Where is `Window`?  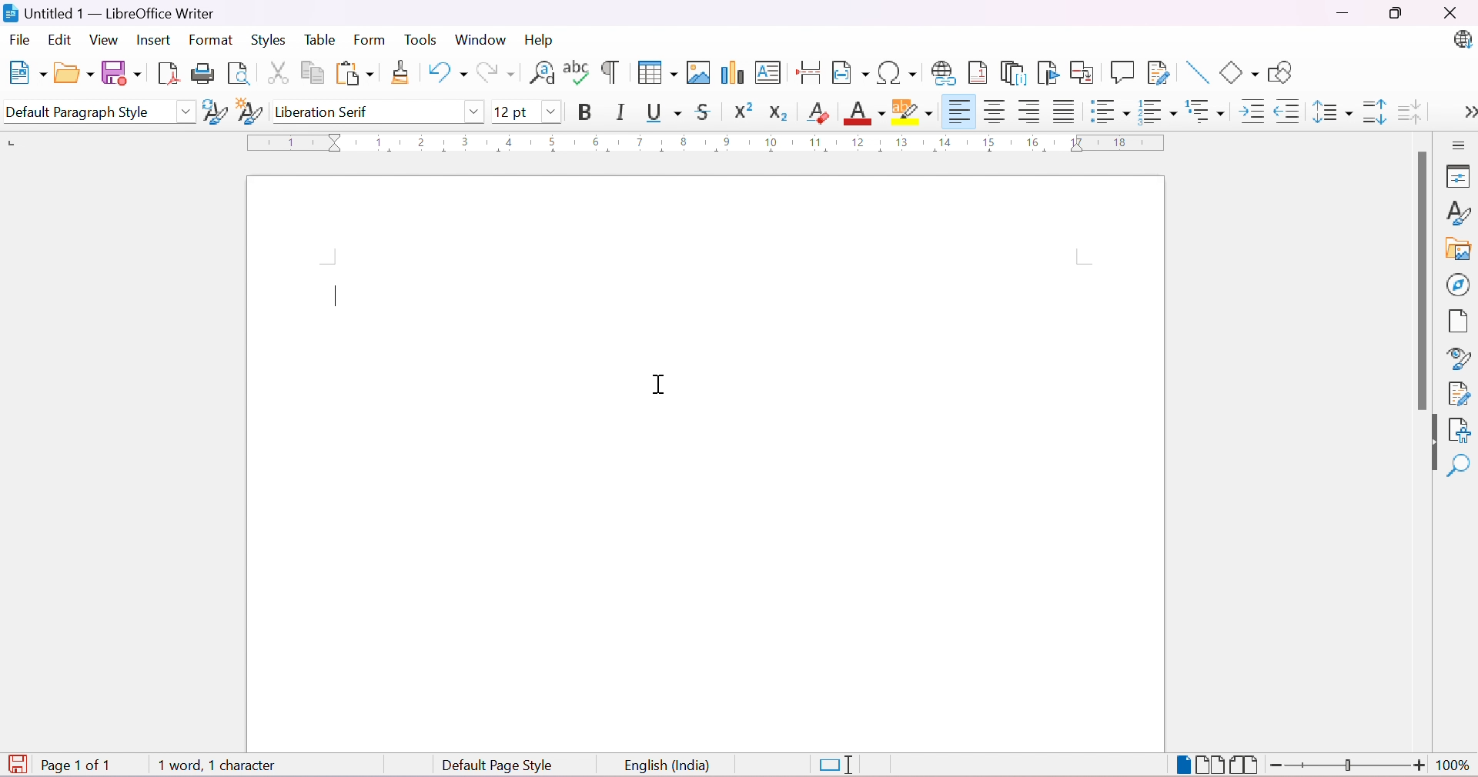 Window is located at coordinates (480, 39).